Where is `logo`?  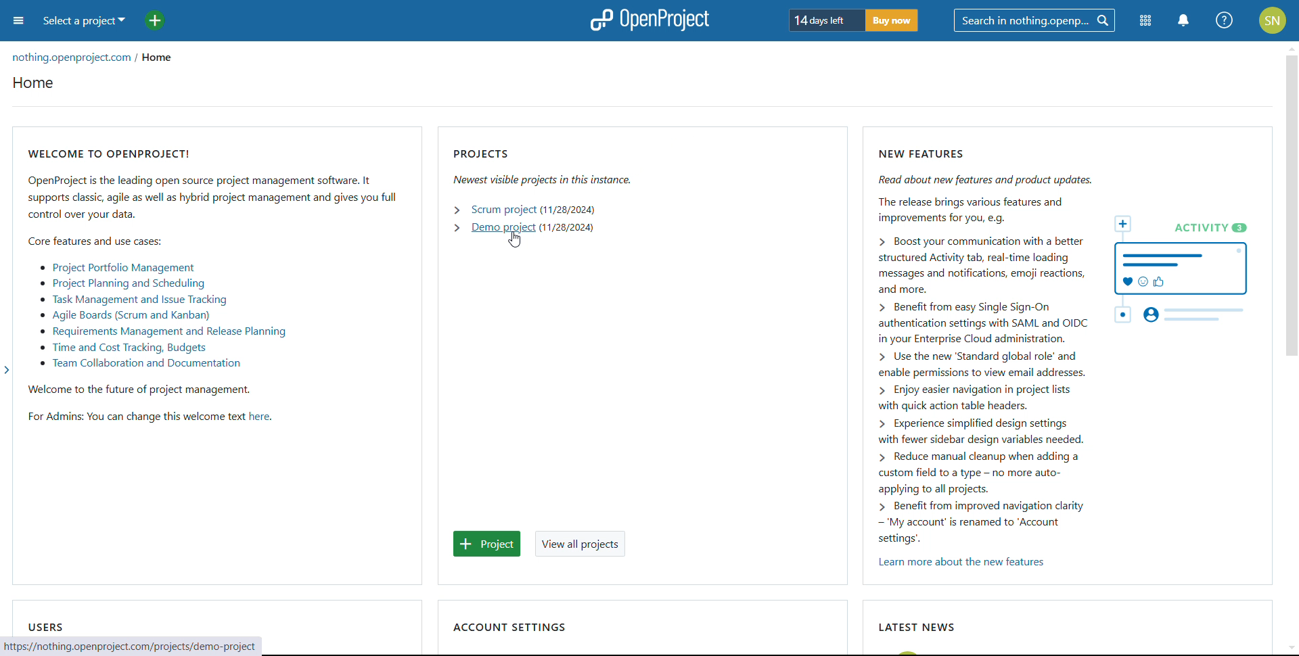
logo is located at coordinates (649, 20).